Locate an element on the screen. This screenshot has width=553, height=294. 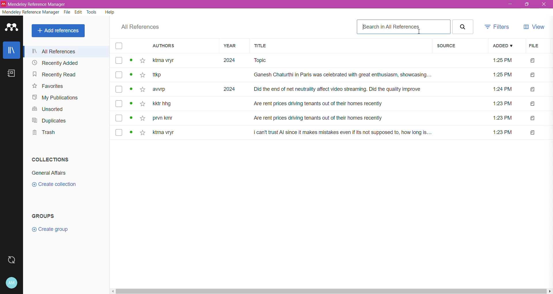
click here to add to favourites is located at coordinates (142, 118).